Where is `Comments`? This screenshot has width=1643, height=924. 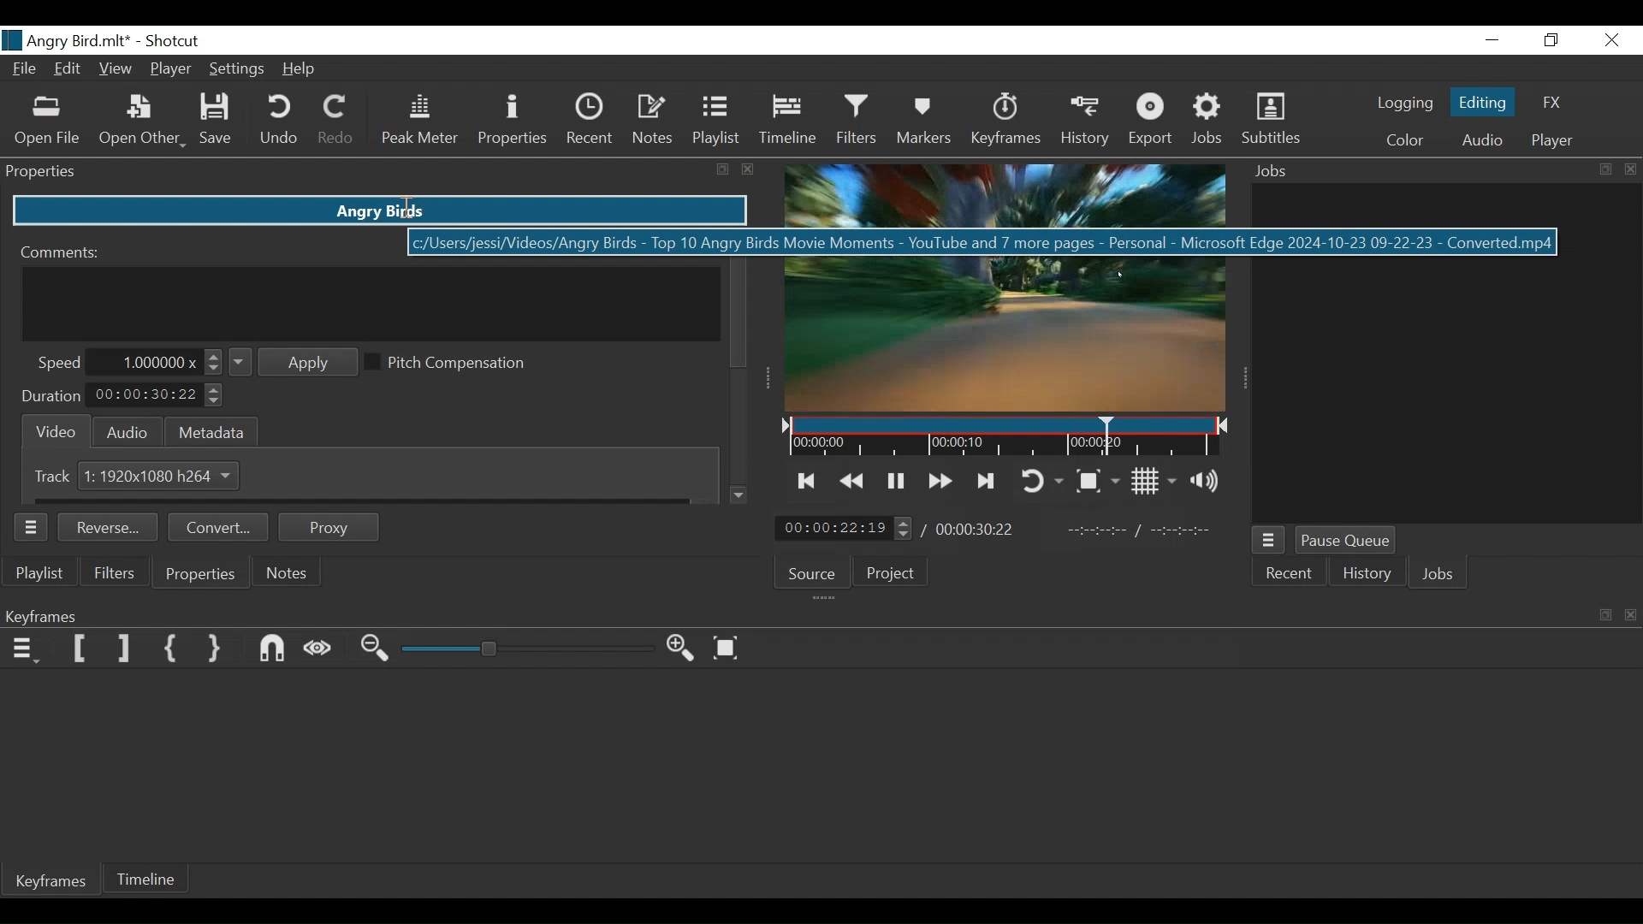
Comments is located at coordinates (62, 252).